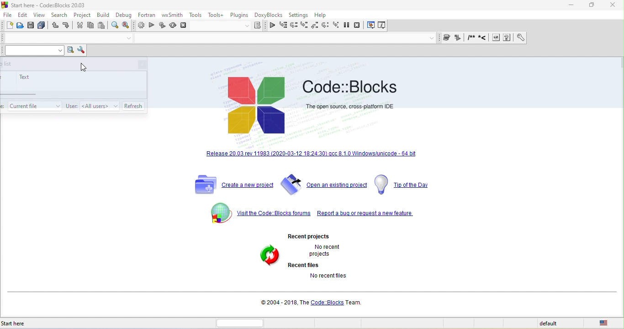 This screenshot has width=624, height=329. I want to click on close, so click(612, 5).